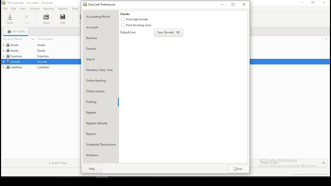 The height and width of the screenshot is (186, 331). I want to click on register, so click(96, 113).